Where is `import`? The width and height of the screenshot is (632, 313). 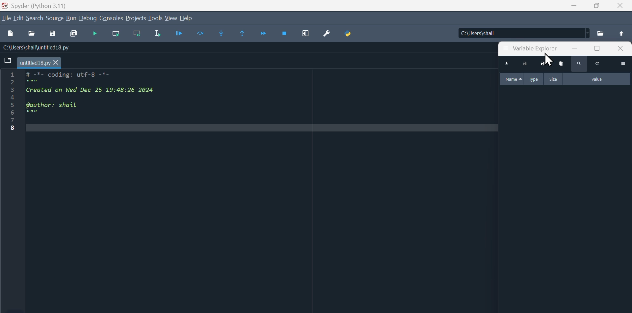
import is located at coordinates (506, 64).